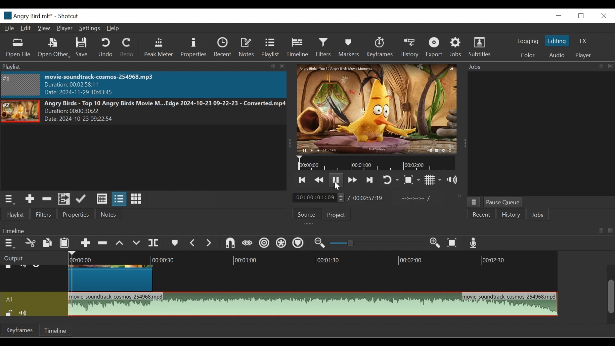 This screenshot has width=615, height=346. I want to click on mute, so click(25, 312).